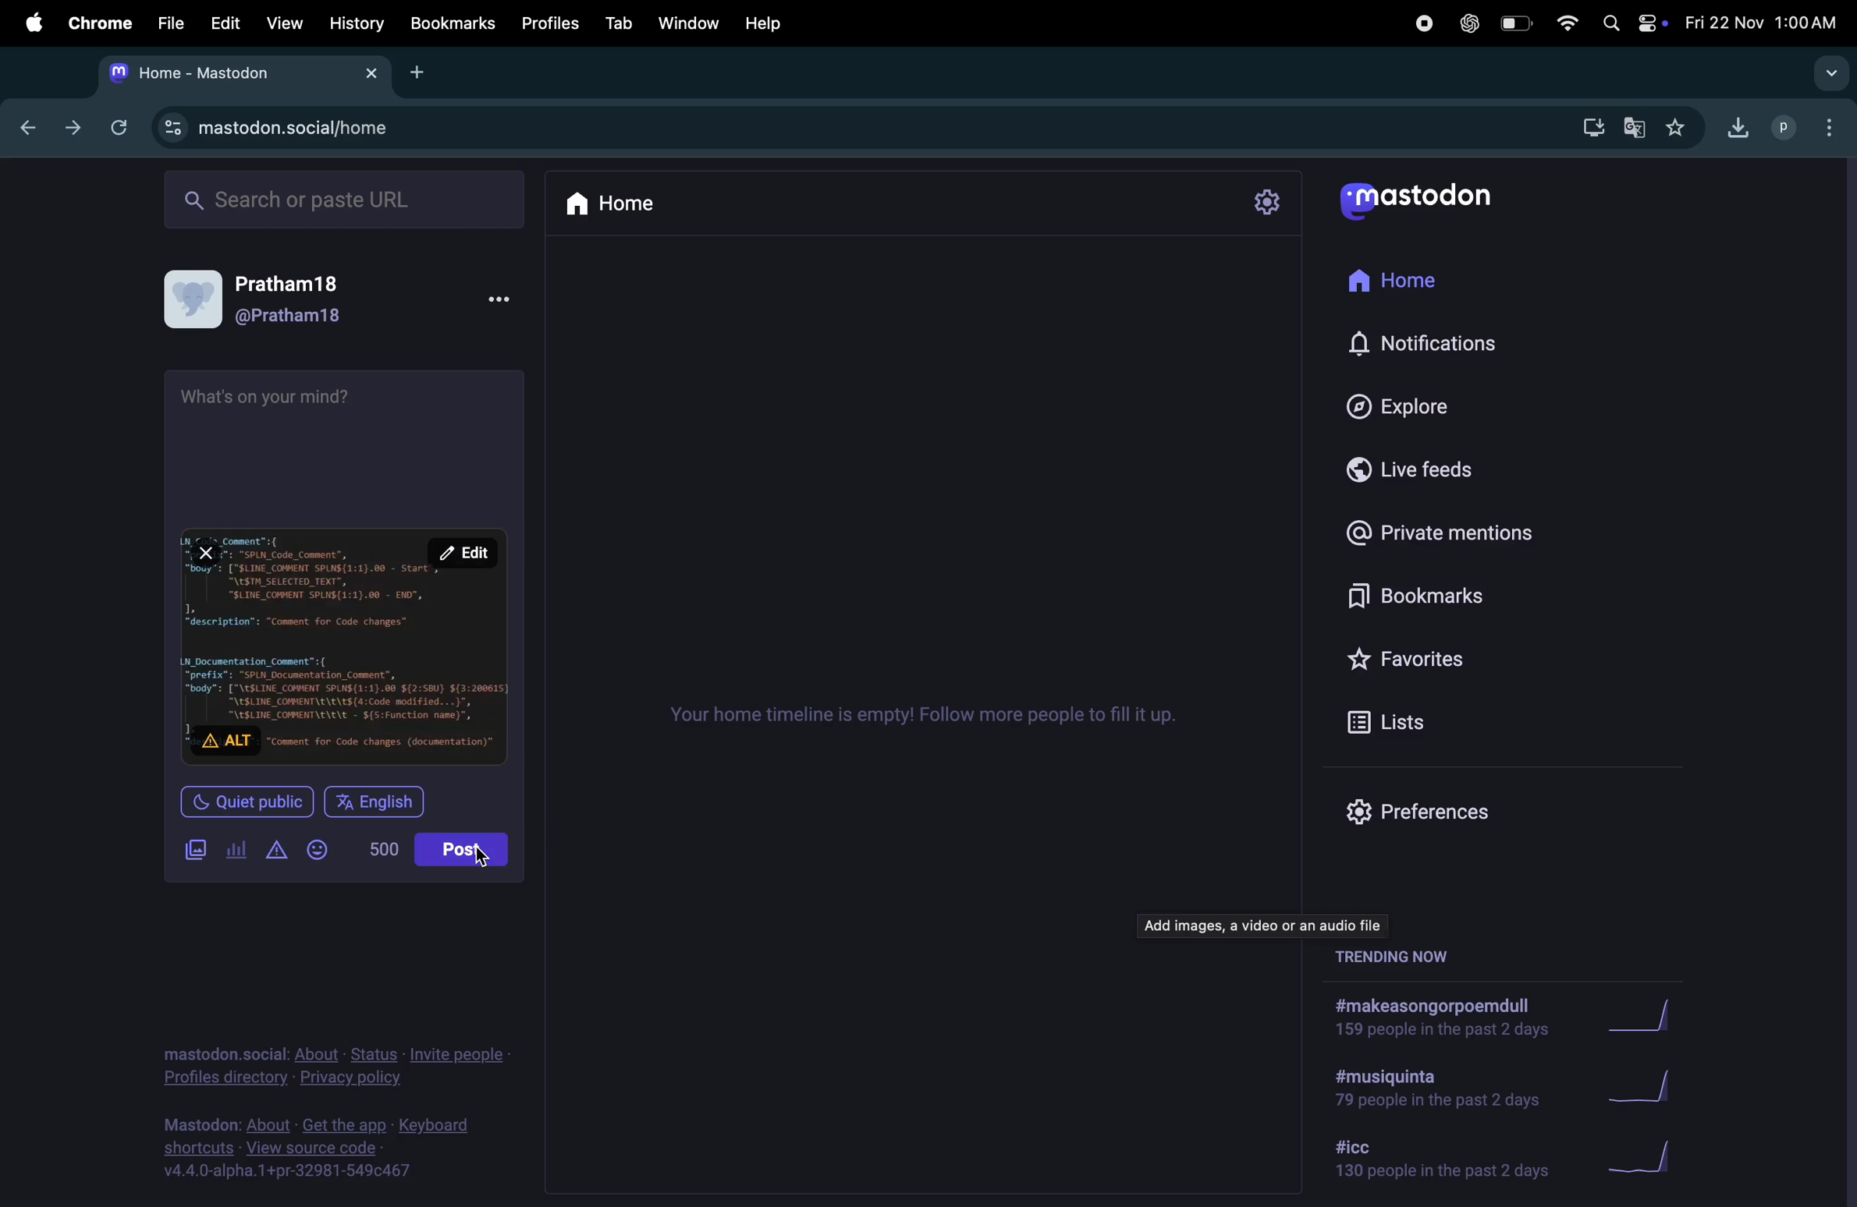 The width and height of the screenshot is (1857, 1207). Describe the element at coordinates (415, 73) in the screenshot. I see `new tab` at that location.